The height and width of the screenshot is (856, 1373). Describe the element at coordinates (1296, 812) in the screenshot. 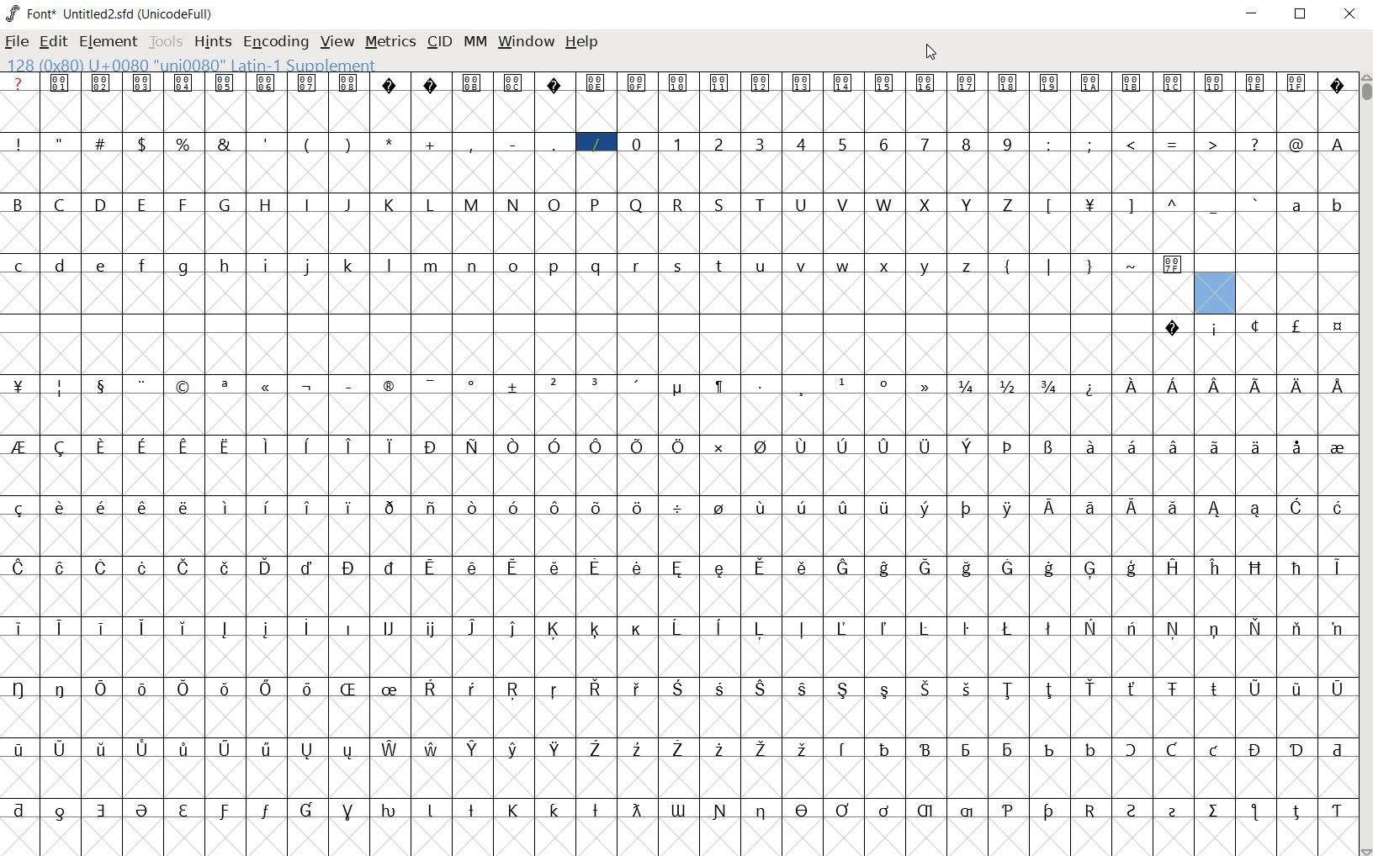

I see `glyph` at that location.